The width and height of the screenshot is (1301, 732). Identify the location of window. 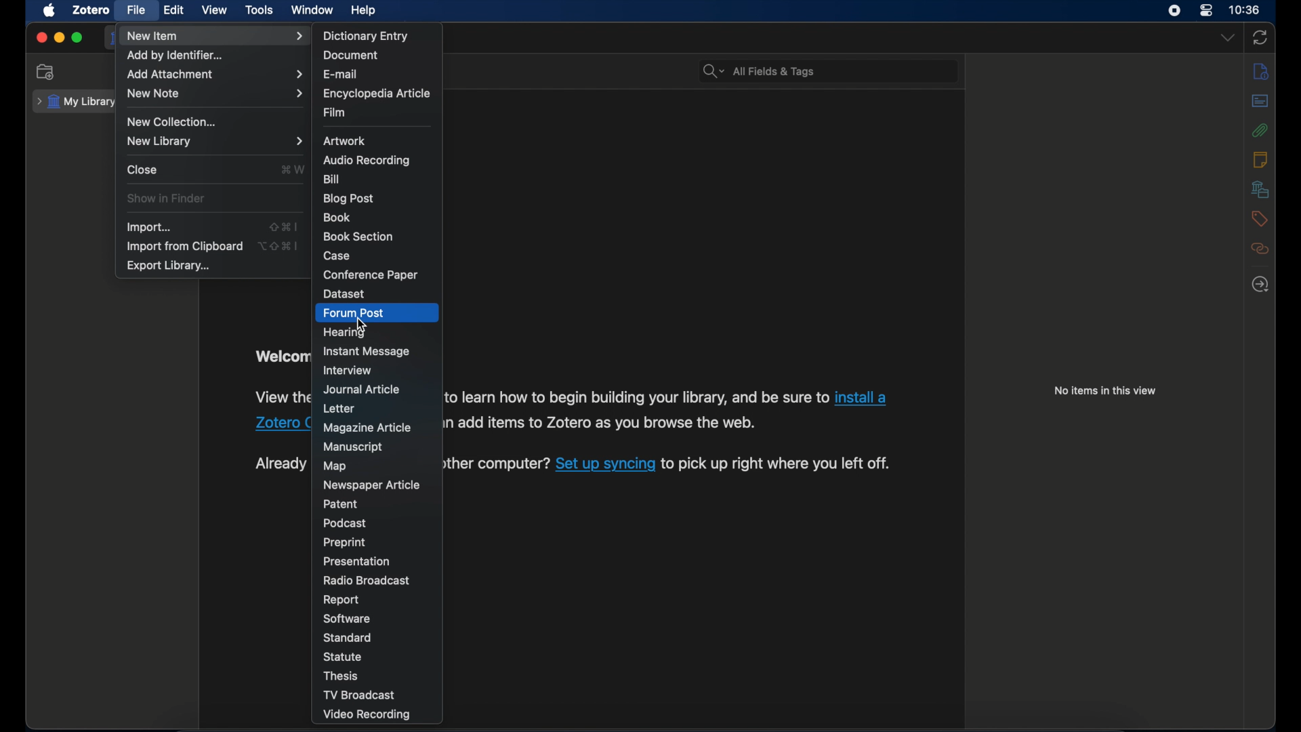
(312, 10).